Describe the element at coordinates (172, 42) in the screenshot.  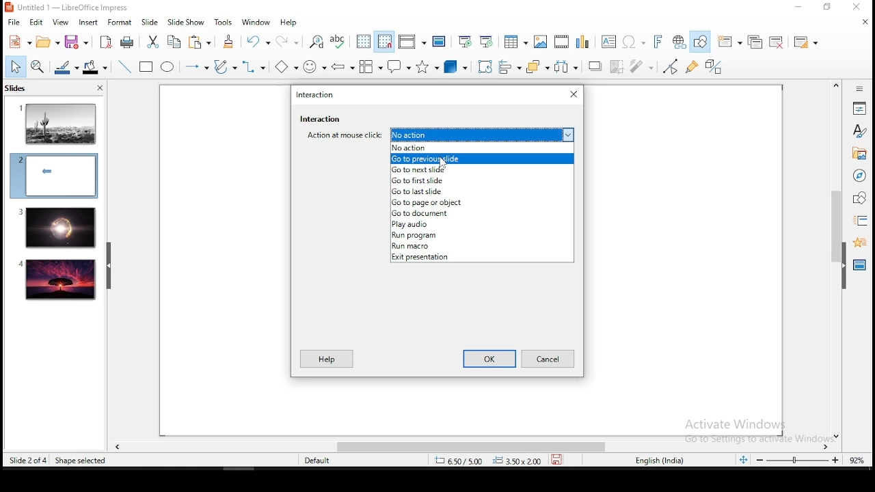
I see `copy` at that location.